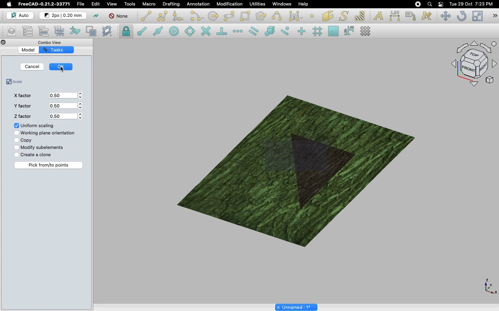 This screenshot has width=499, height=311. Describe the element at coordinates (281, 4) in the screenshot. I see `Windows` at that location.